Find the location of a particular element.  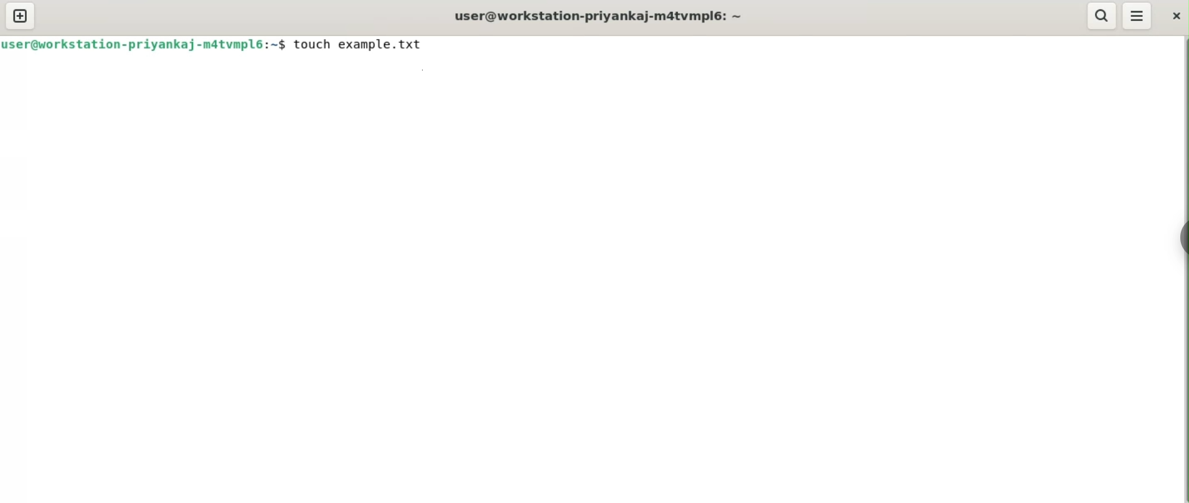

user@workstation-priyankaj-m4tvmpl6: ~$ is located at coordinates (144, 44).